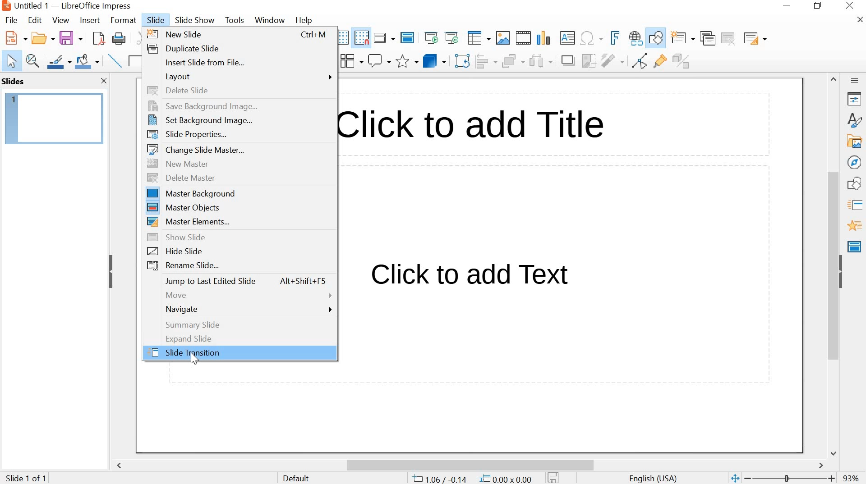 Image resolution: width=866 pixels, height=484 pixels. I want to click on Duplicate slide, so click(708, 38).